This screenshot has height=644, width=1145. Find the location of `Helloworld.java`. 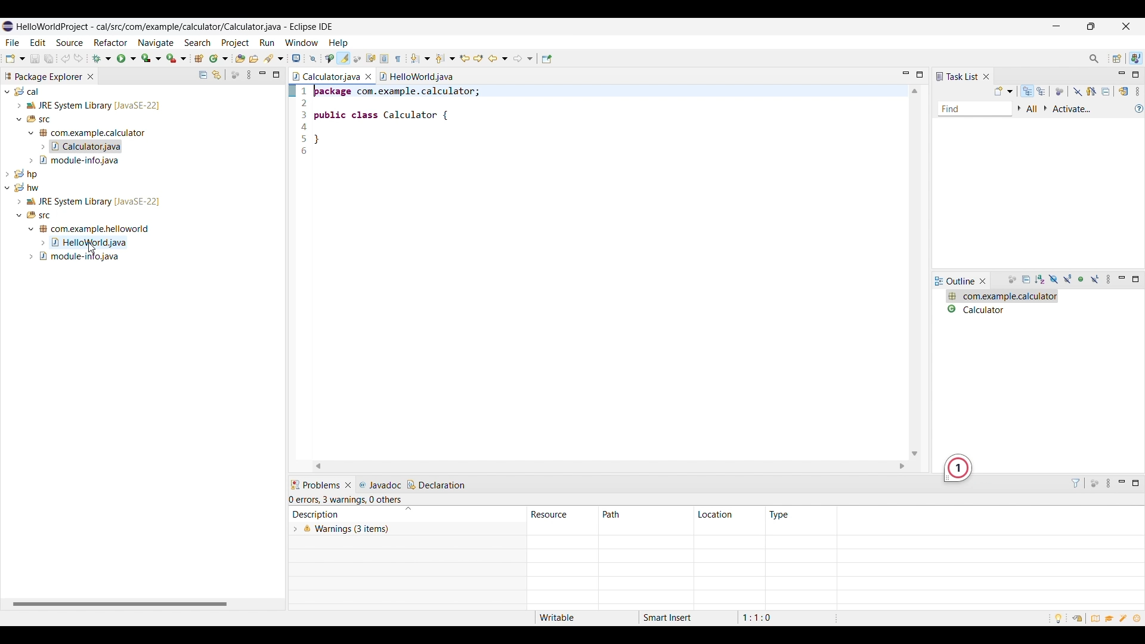

Helloworld.java is located at coordinates (416, 76).